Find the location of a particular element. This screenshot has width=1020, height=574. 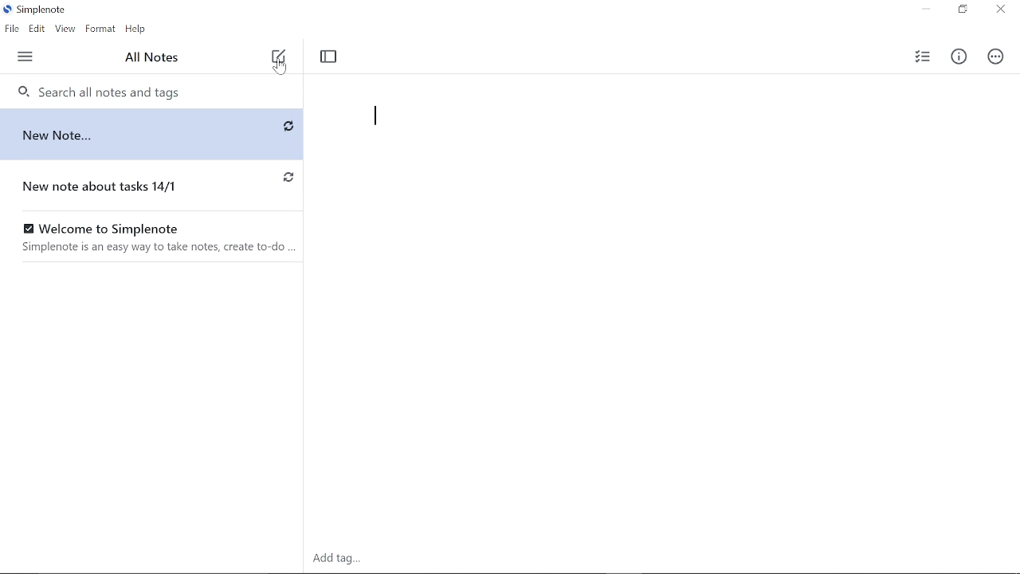

Note titled "Welcome to Simplenote" is located at coordinates (152, 238).